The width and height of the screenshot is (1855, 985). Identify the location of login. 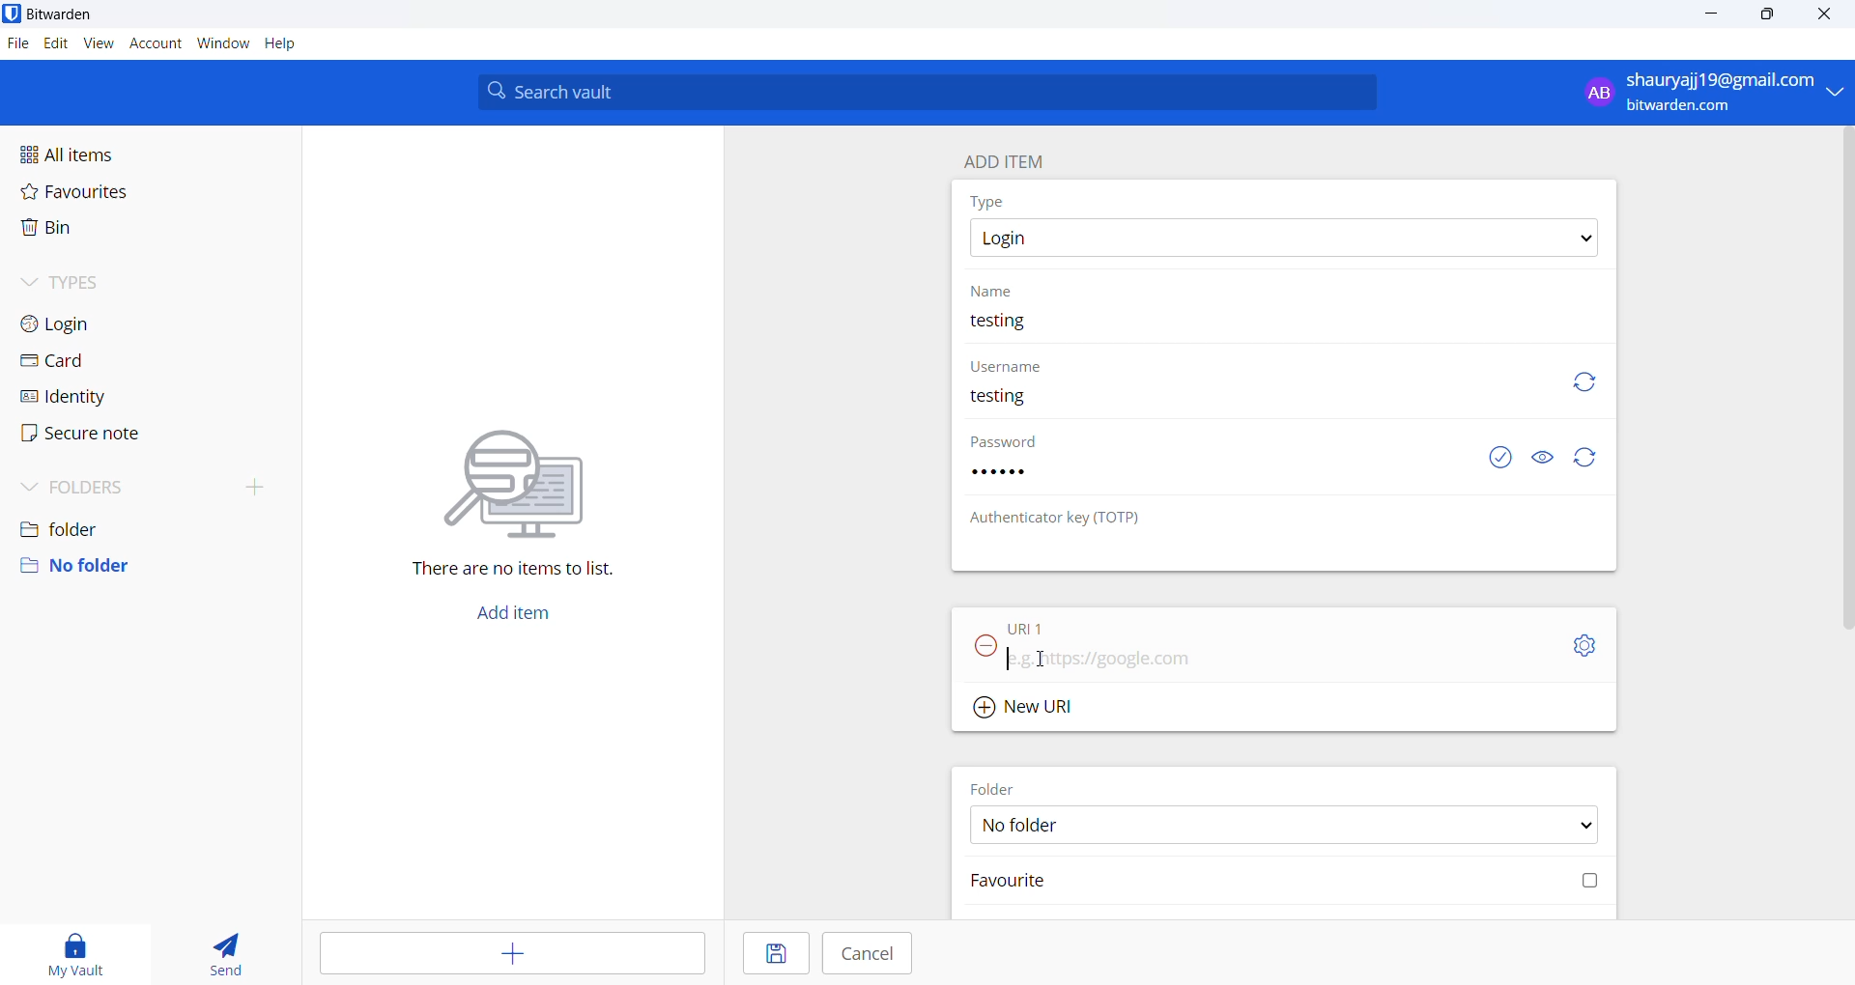
(100, 324).